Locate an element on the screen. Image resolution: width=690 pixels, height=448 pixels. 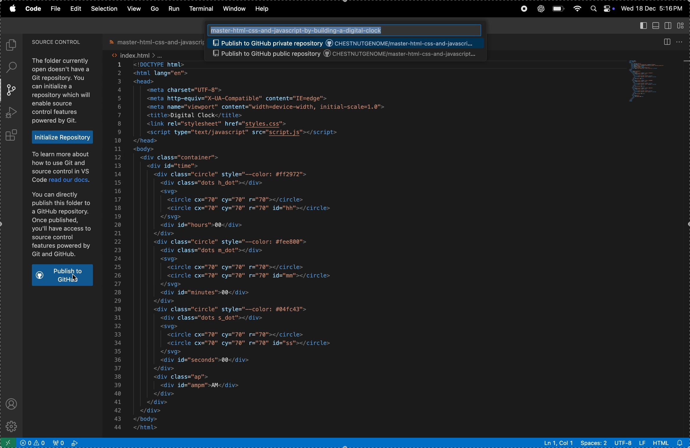
</svg> is located at coordinates (172, 351).